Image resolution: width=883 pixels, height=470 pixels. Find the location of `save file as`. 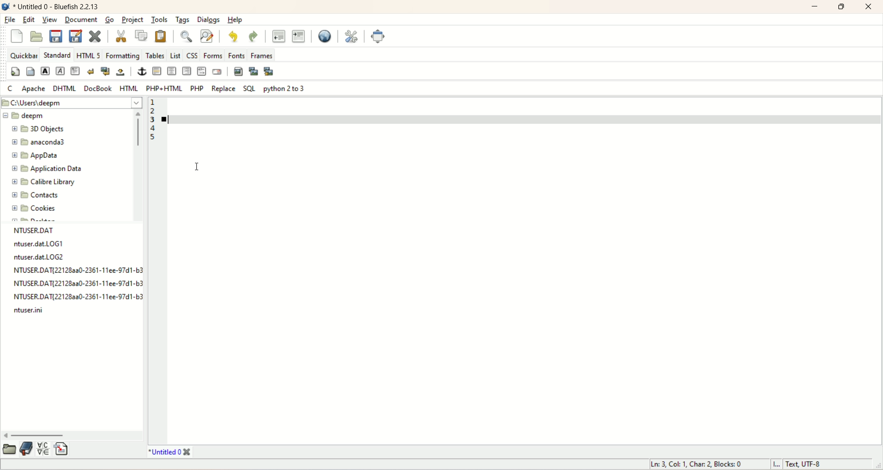

save file as is located at coordinates (76, 37).